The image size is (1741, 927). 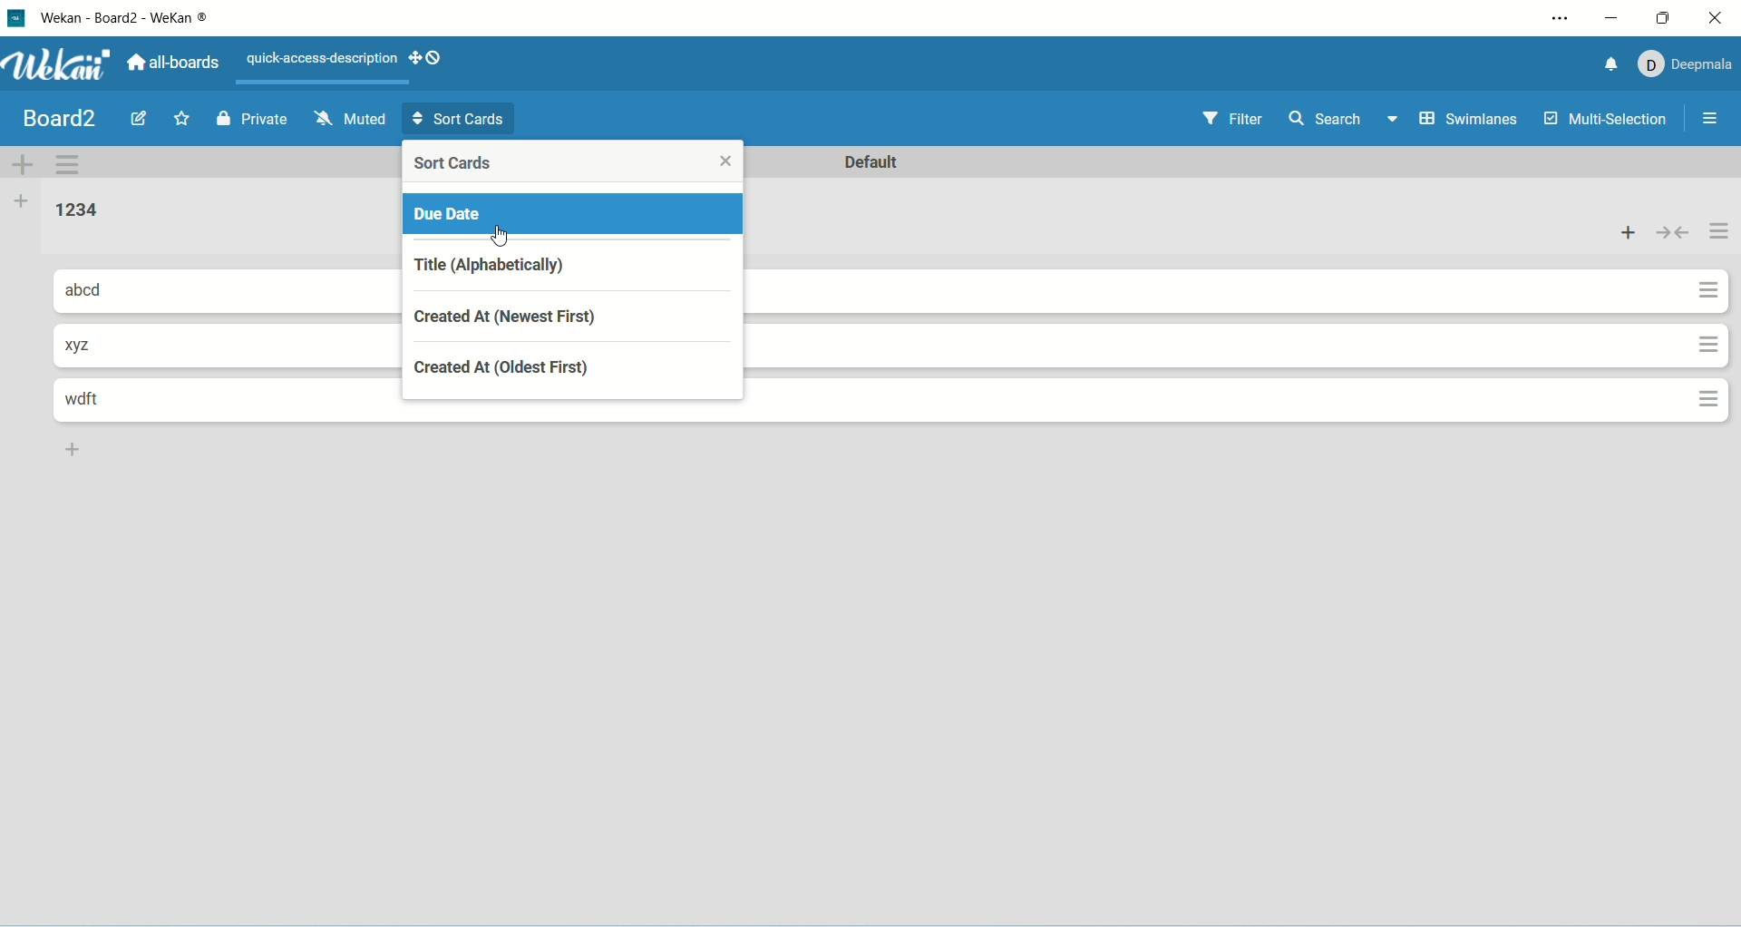 I want to click on private, so click(x=252, y=121).